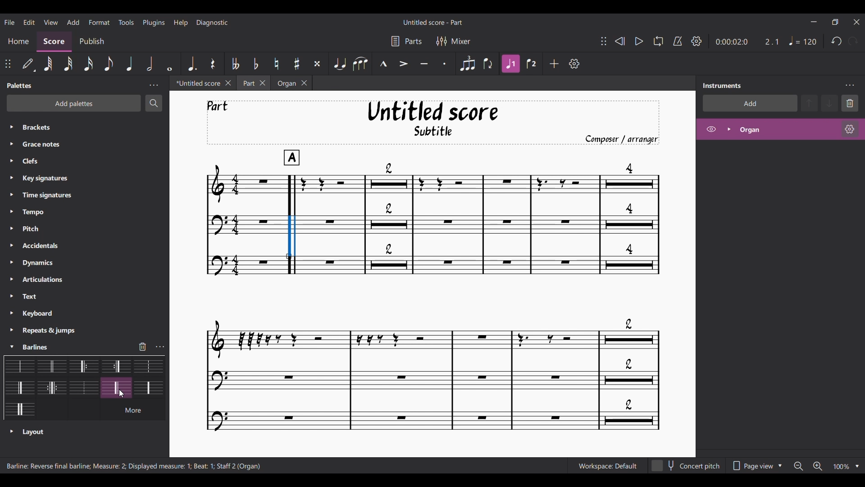  I want to click on Current zoom factor , so click(842, 467).